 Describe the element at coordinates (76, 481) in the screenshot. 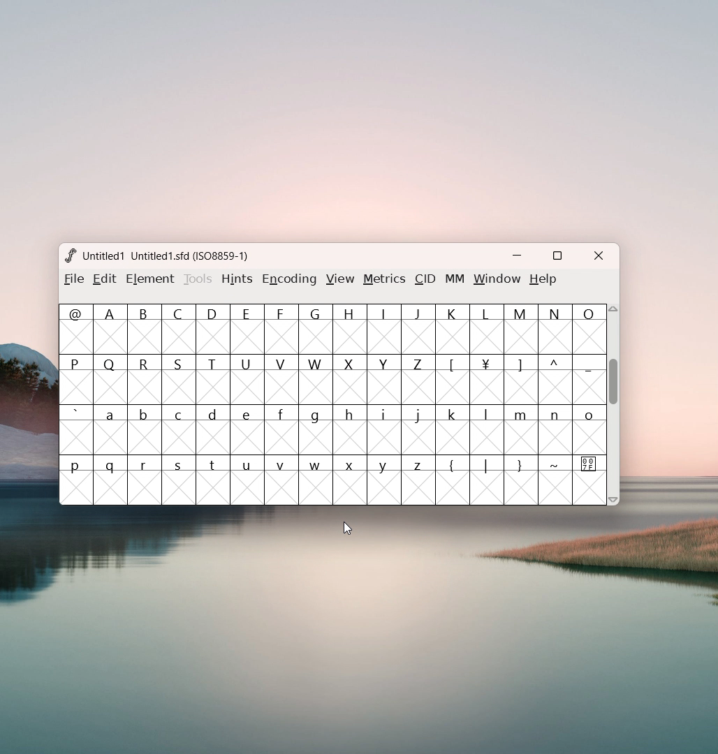

I see `p` at that location.